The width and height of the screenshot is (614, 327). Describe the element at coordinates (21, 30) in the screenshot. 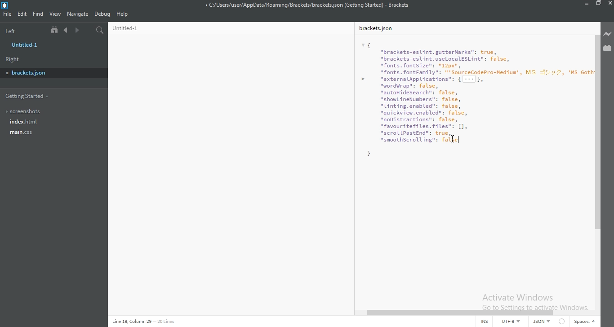

I see `Left` at that location.